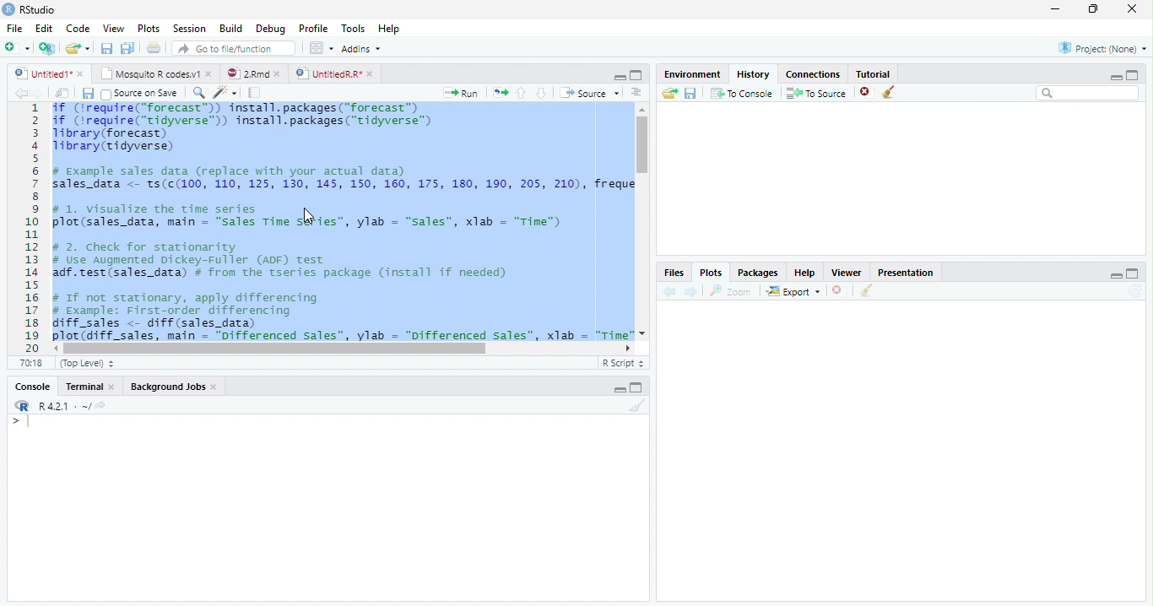 This screenshot has height=606, width=1153. I want to click on Maximize, so click(1133, 274).